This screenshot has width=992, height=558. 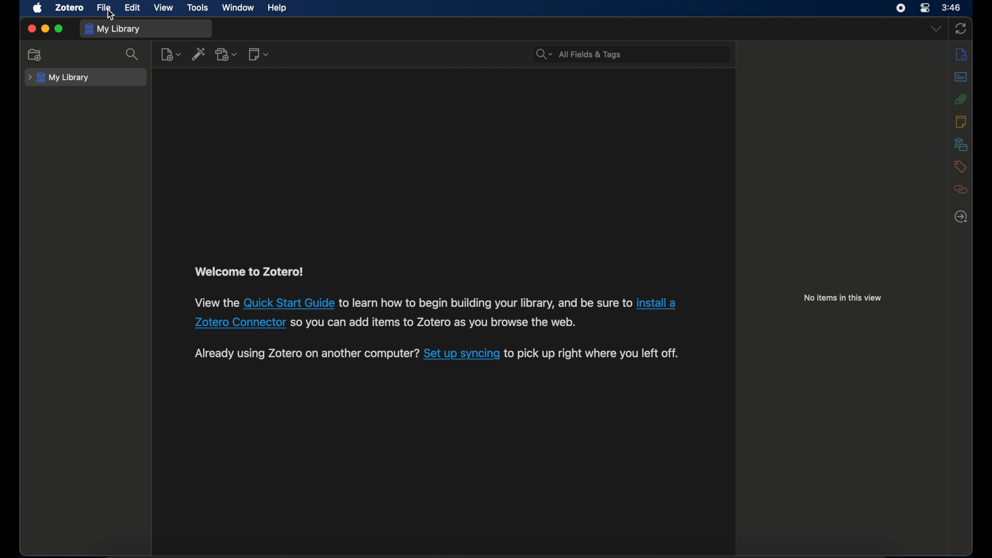 I want to click on my library, so click(x=60, y=78).